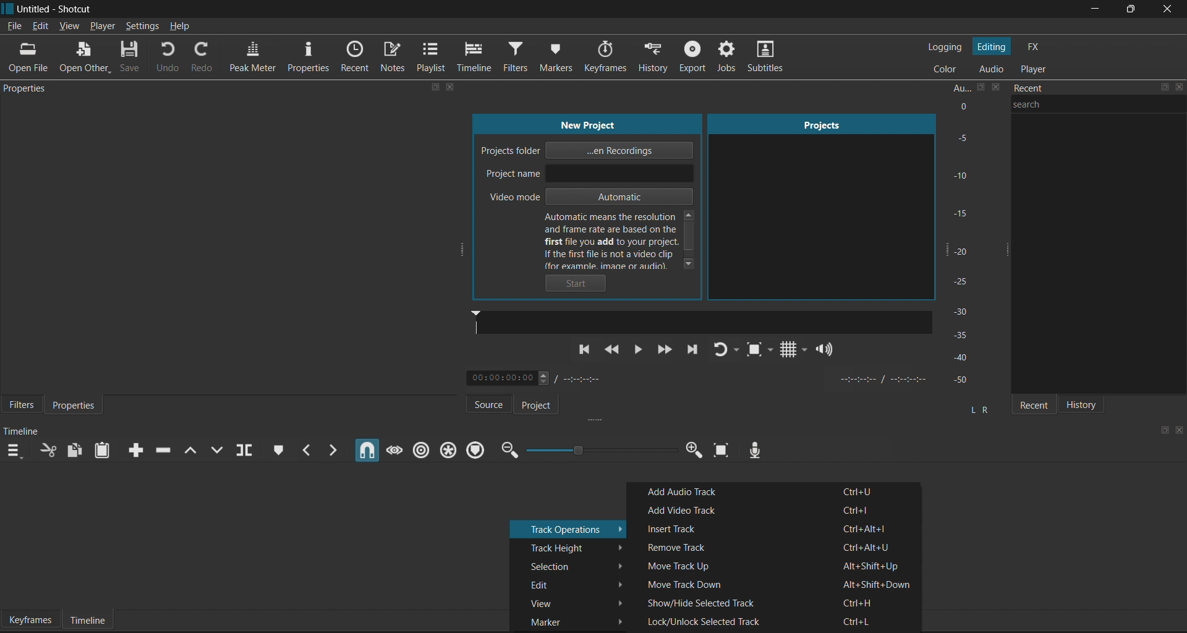 The width and height of the screenshot is (1187, 633). I want to click on Show/Hide Selected Track, so click(776, 601).